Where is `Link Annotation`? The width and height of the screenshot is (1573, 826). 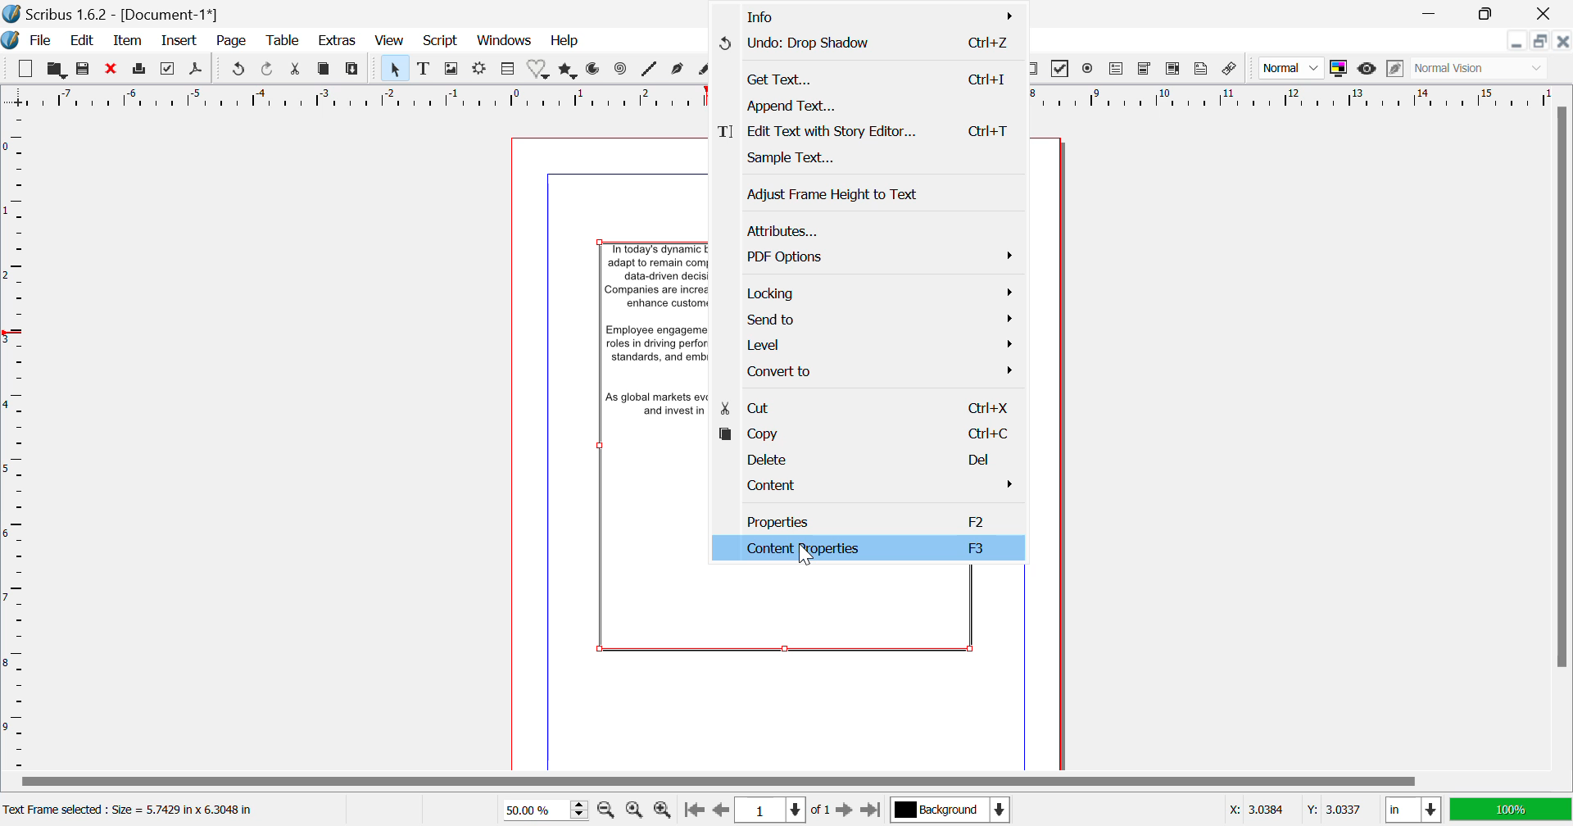
Link Annotation is located at coordinates (1232, 70).